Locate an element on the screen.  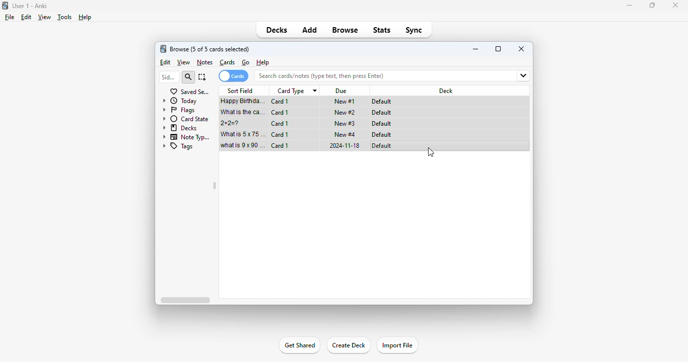
maximize is located at coordinates (498, 48).